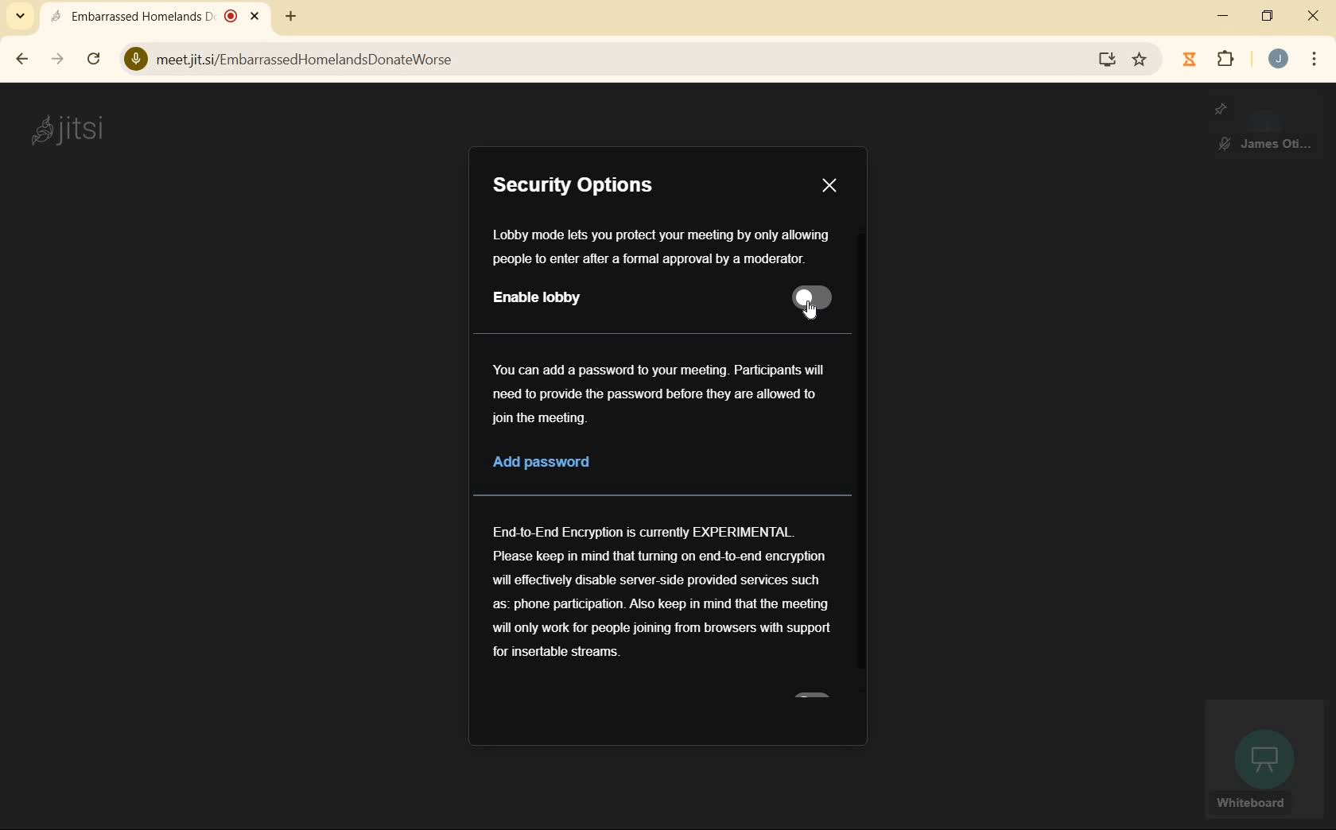 The height and width of the screenshot is (830, 1336). Describe the element at coordinates (657, 395) in the screenshot. I see `instructions on adding password` at that location.